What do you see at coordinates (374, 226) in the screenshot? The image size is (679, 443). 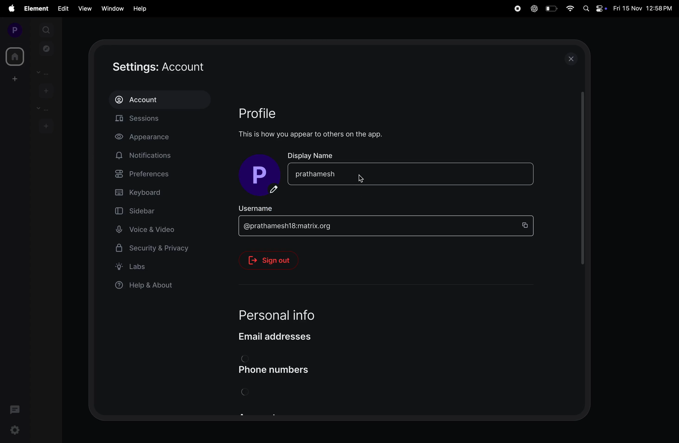 I see `matrix mail.id` at bounding box center [374, 226].